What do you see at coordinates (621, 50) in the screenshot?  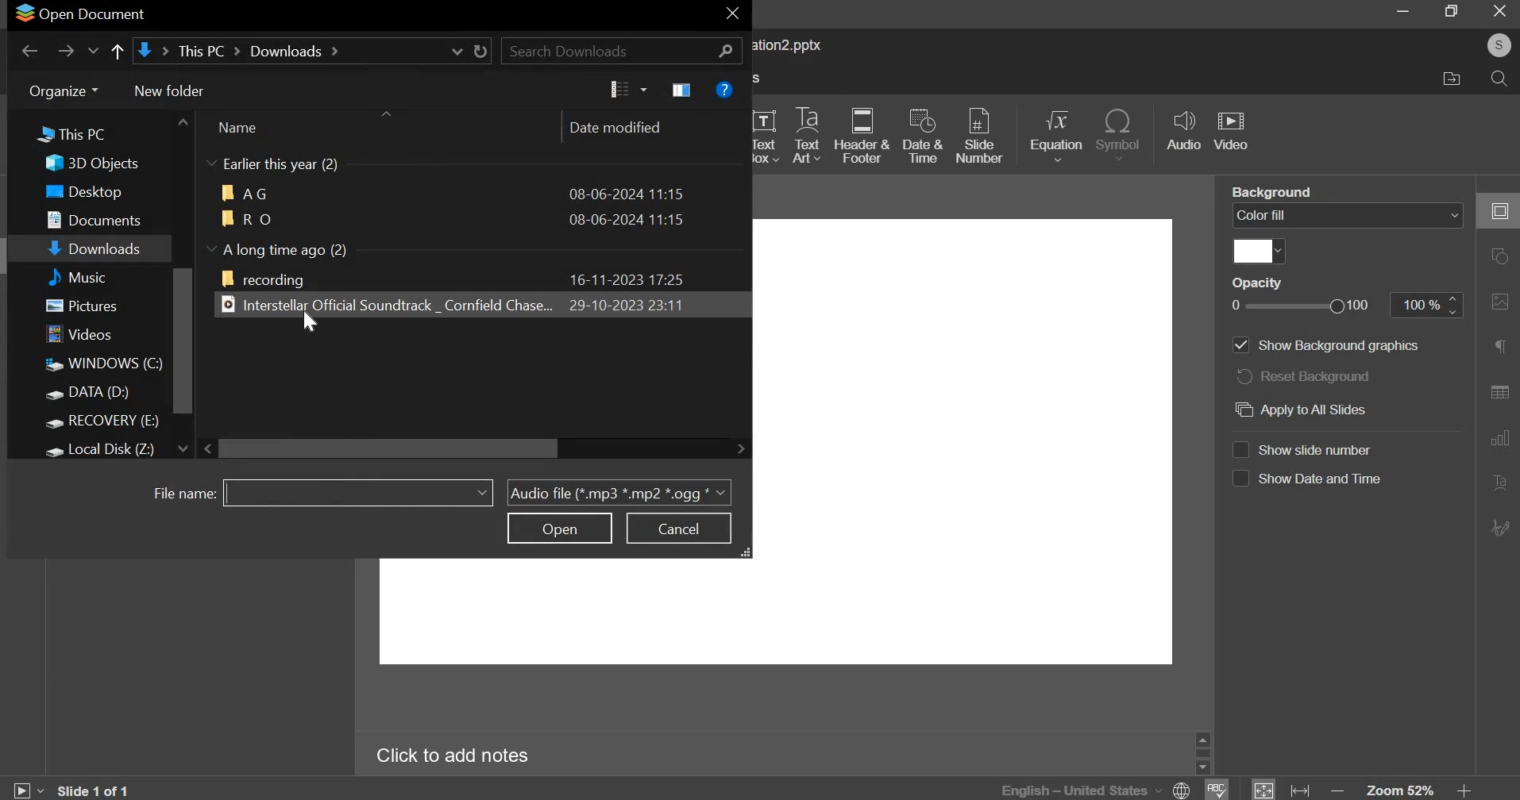 I see `search` at bounding box center [621, 50].